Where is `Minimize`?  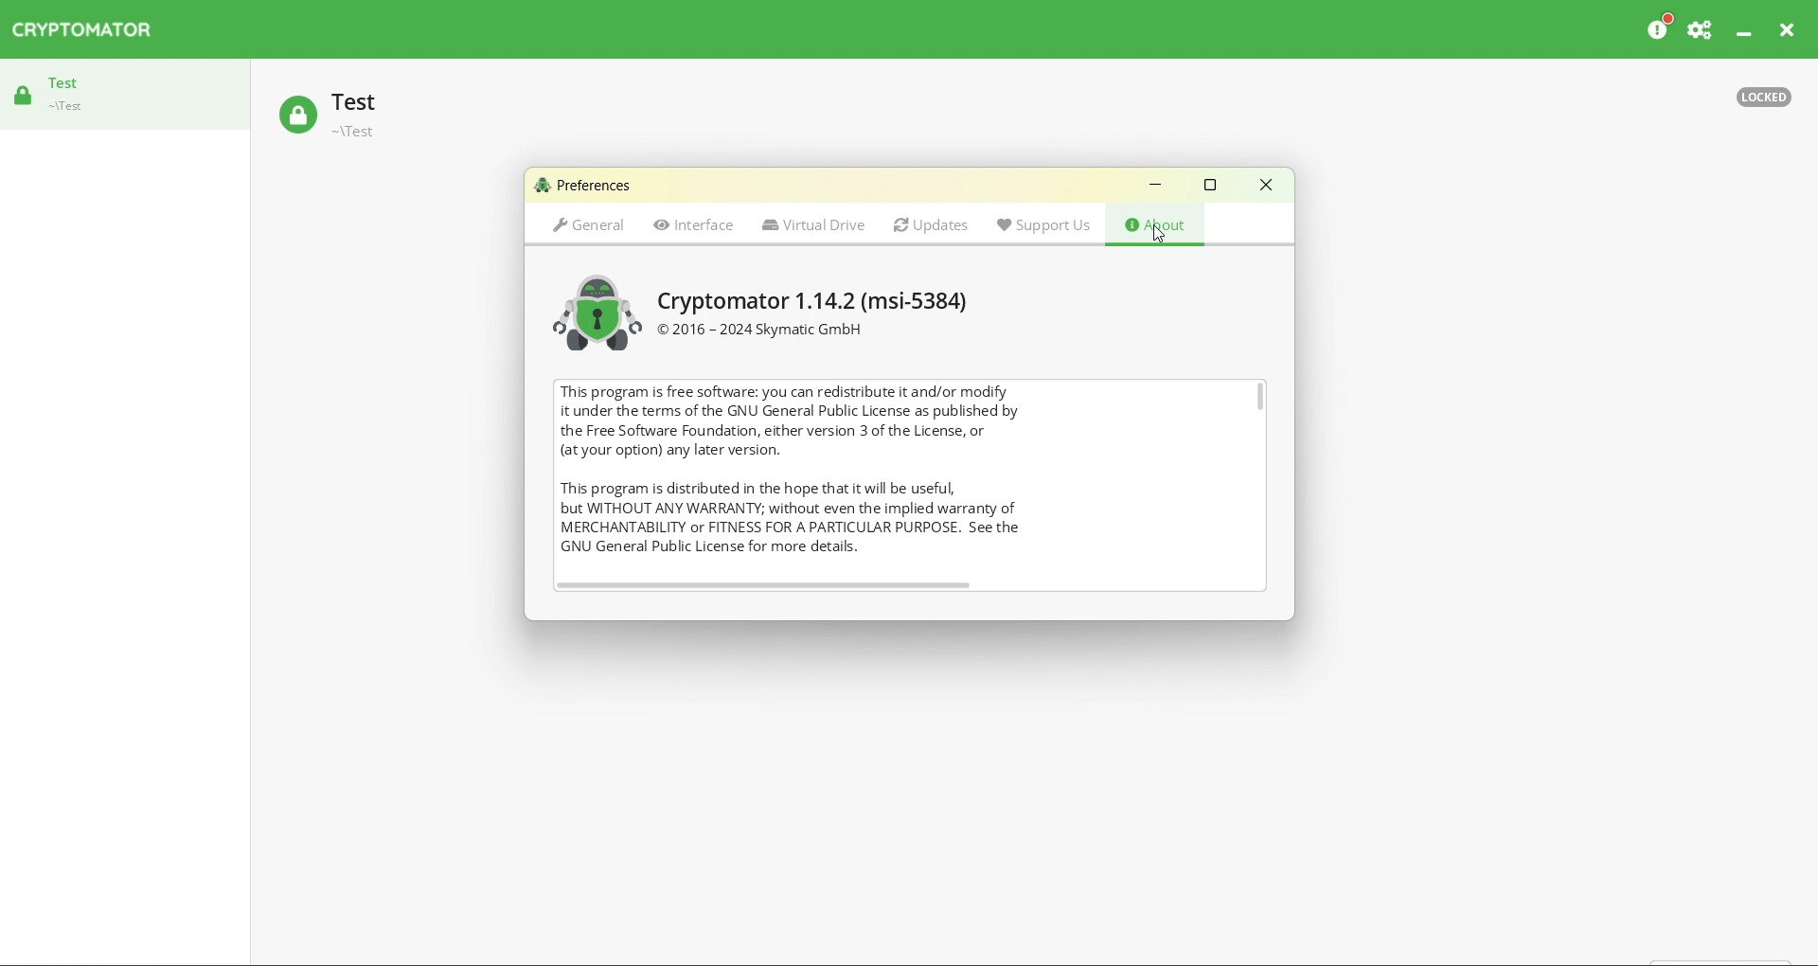
Minimize is located at coordinates (1157, 187).